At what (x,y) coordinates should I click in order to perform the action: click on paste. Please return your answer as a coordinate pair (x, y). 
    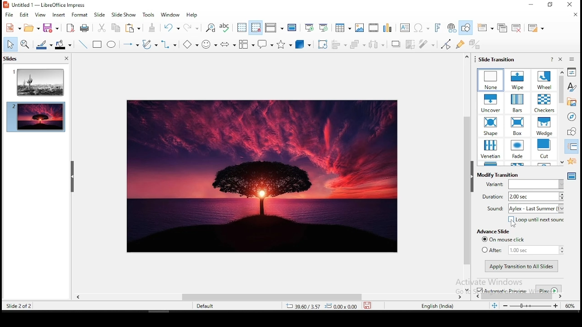
    Looking at the image, I should click on (154, 28).